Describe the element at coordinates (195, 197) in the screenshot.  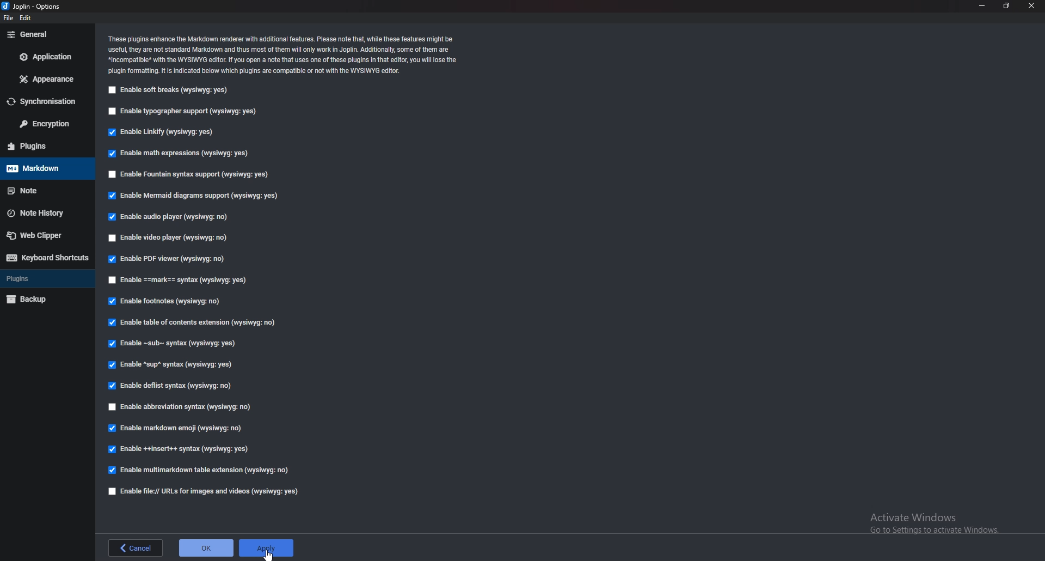
I see `Enable mermaid diagrams support (wysiqyg:yes)` at that location.